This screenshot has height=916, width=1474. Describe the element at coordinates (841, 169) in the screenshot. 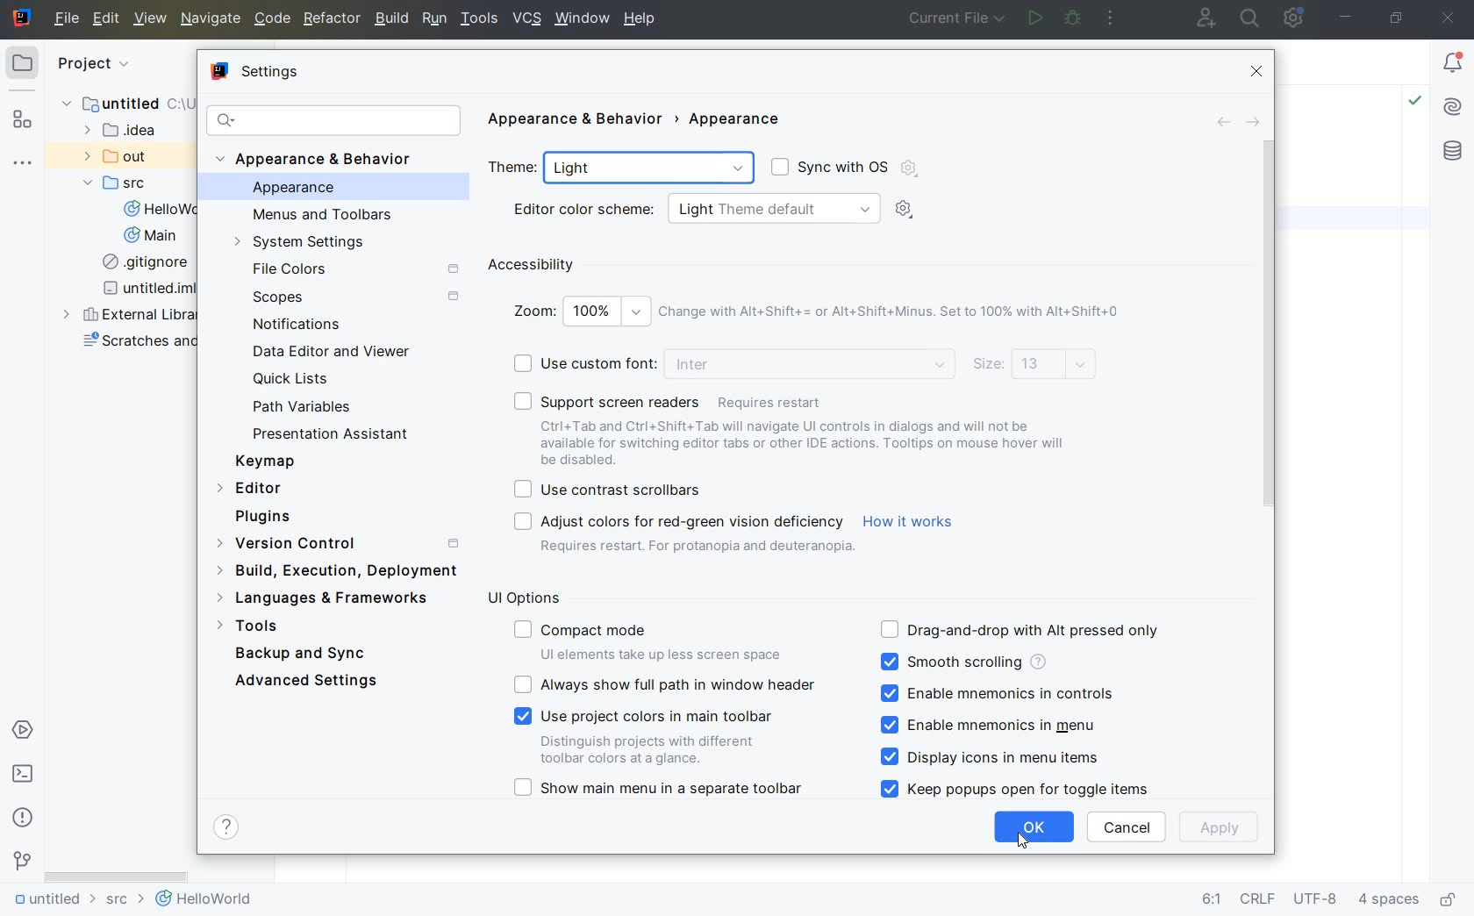

I see `Sync with OS` at that location.